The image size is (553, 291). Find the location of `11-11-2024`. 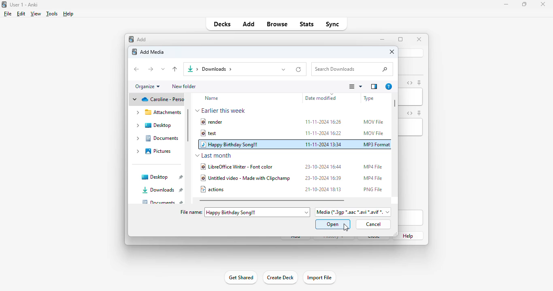

11-11-2024 is located at coordinates (323, 122).